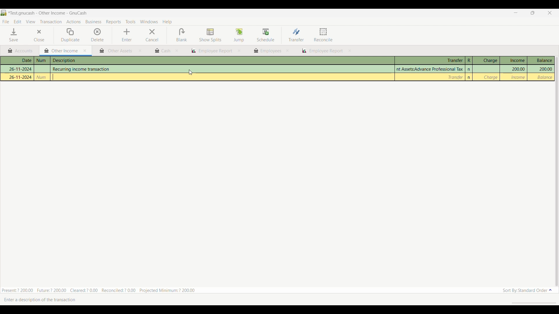 This screenshot has height=314, width=559. I want to click on Description of current selection, so click(99, 300).